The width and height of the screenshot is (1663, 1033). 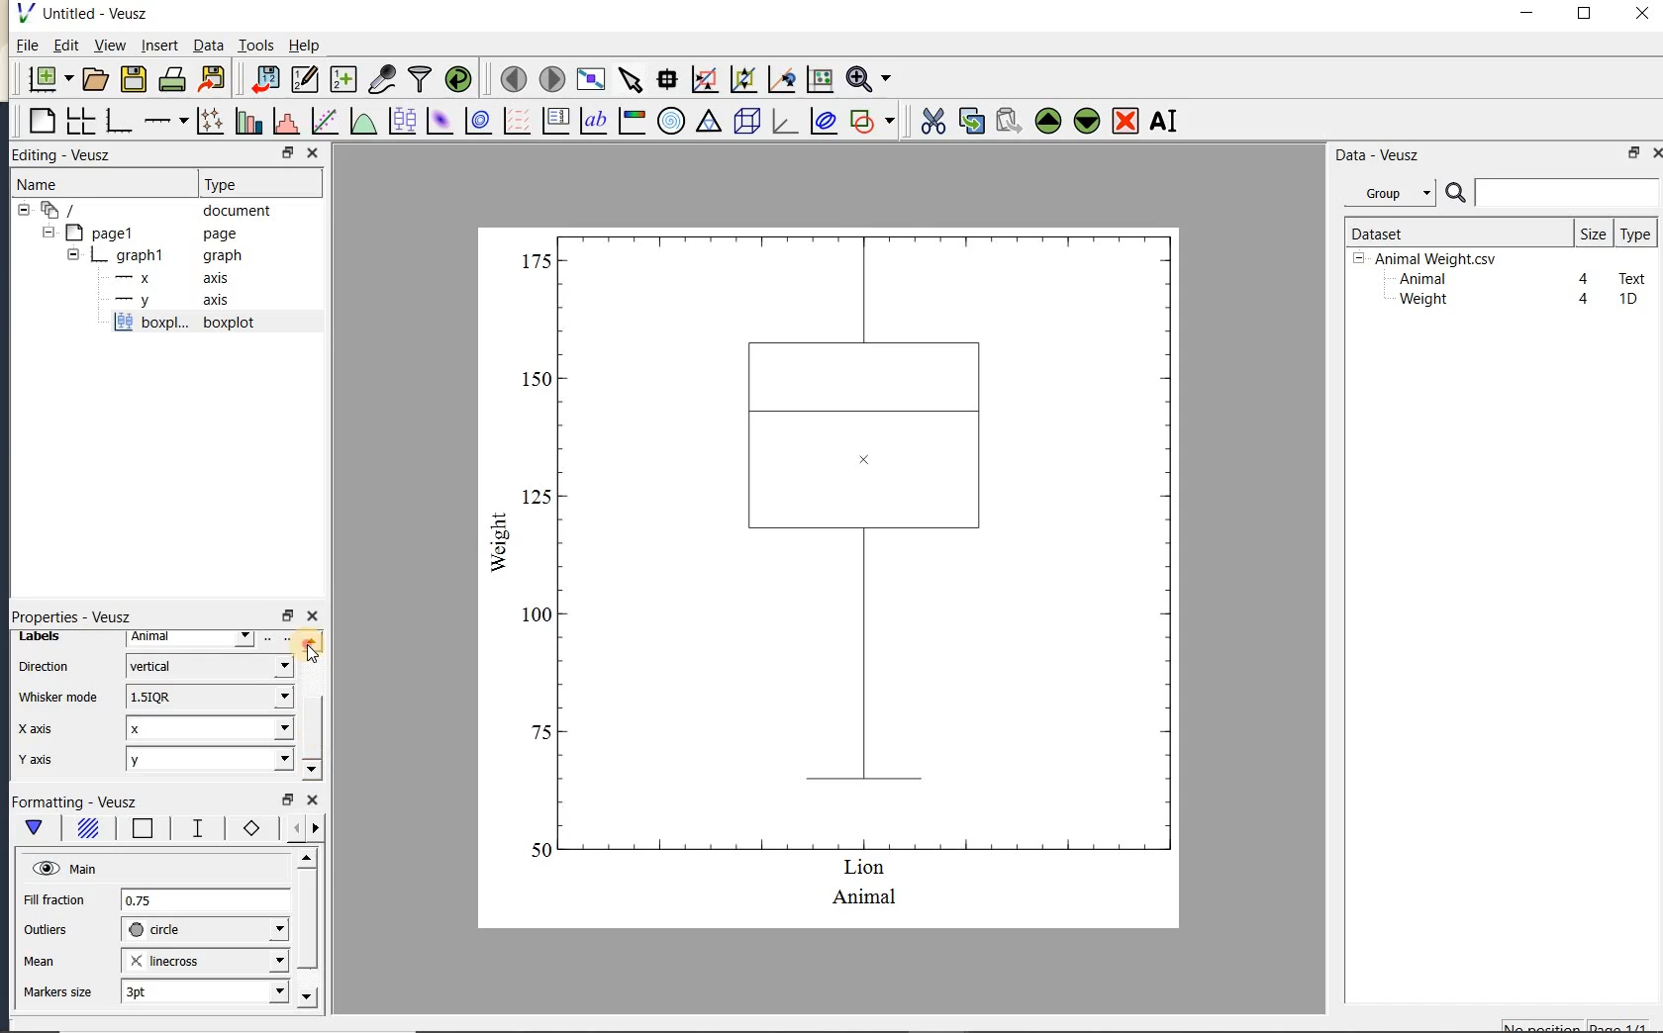 What do you see at coordinates (1585, 280) in the screenshot?
I see `4` at bounding box center [1585, 280].